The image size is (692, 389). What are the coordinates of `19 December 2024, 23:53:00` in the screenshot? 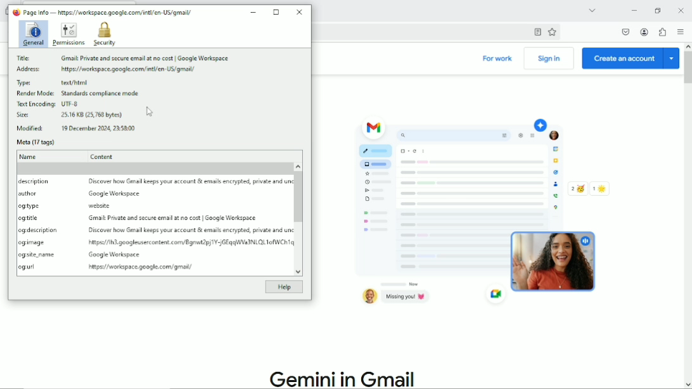 It's located at (99, 128).